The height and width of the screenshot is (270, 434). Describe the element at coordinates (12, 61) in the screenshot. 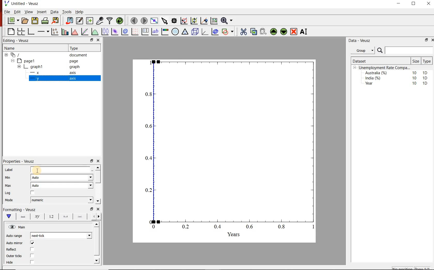

I see `collapse` at that location.